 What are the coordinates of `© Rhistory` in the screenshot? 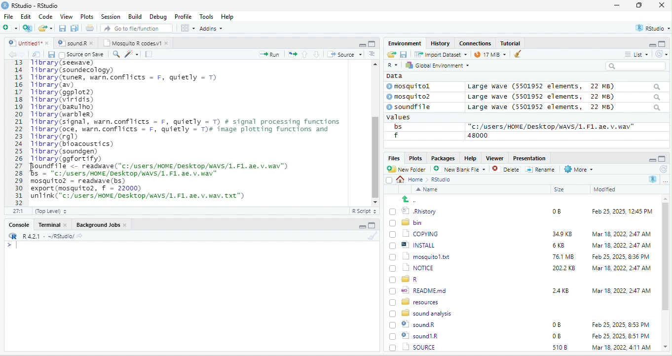 It's located at (413, 210).